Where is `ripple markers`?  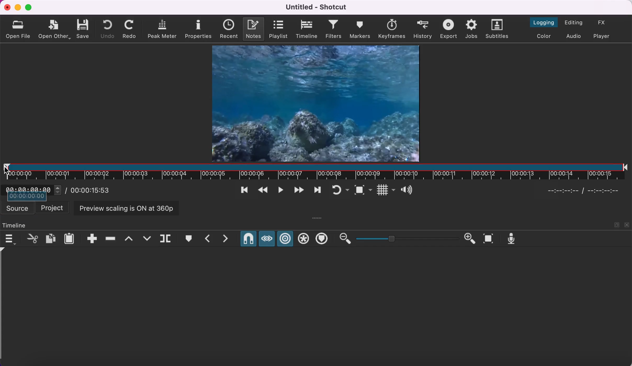 ripple markers is located at coordinates (322, 239).